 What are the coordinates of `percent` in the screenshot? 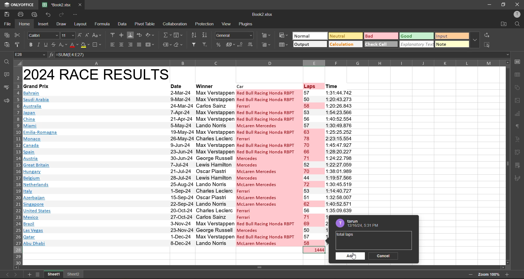 It's located at (219, 44).